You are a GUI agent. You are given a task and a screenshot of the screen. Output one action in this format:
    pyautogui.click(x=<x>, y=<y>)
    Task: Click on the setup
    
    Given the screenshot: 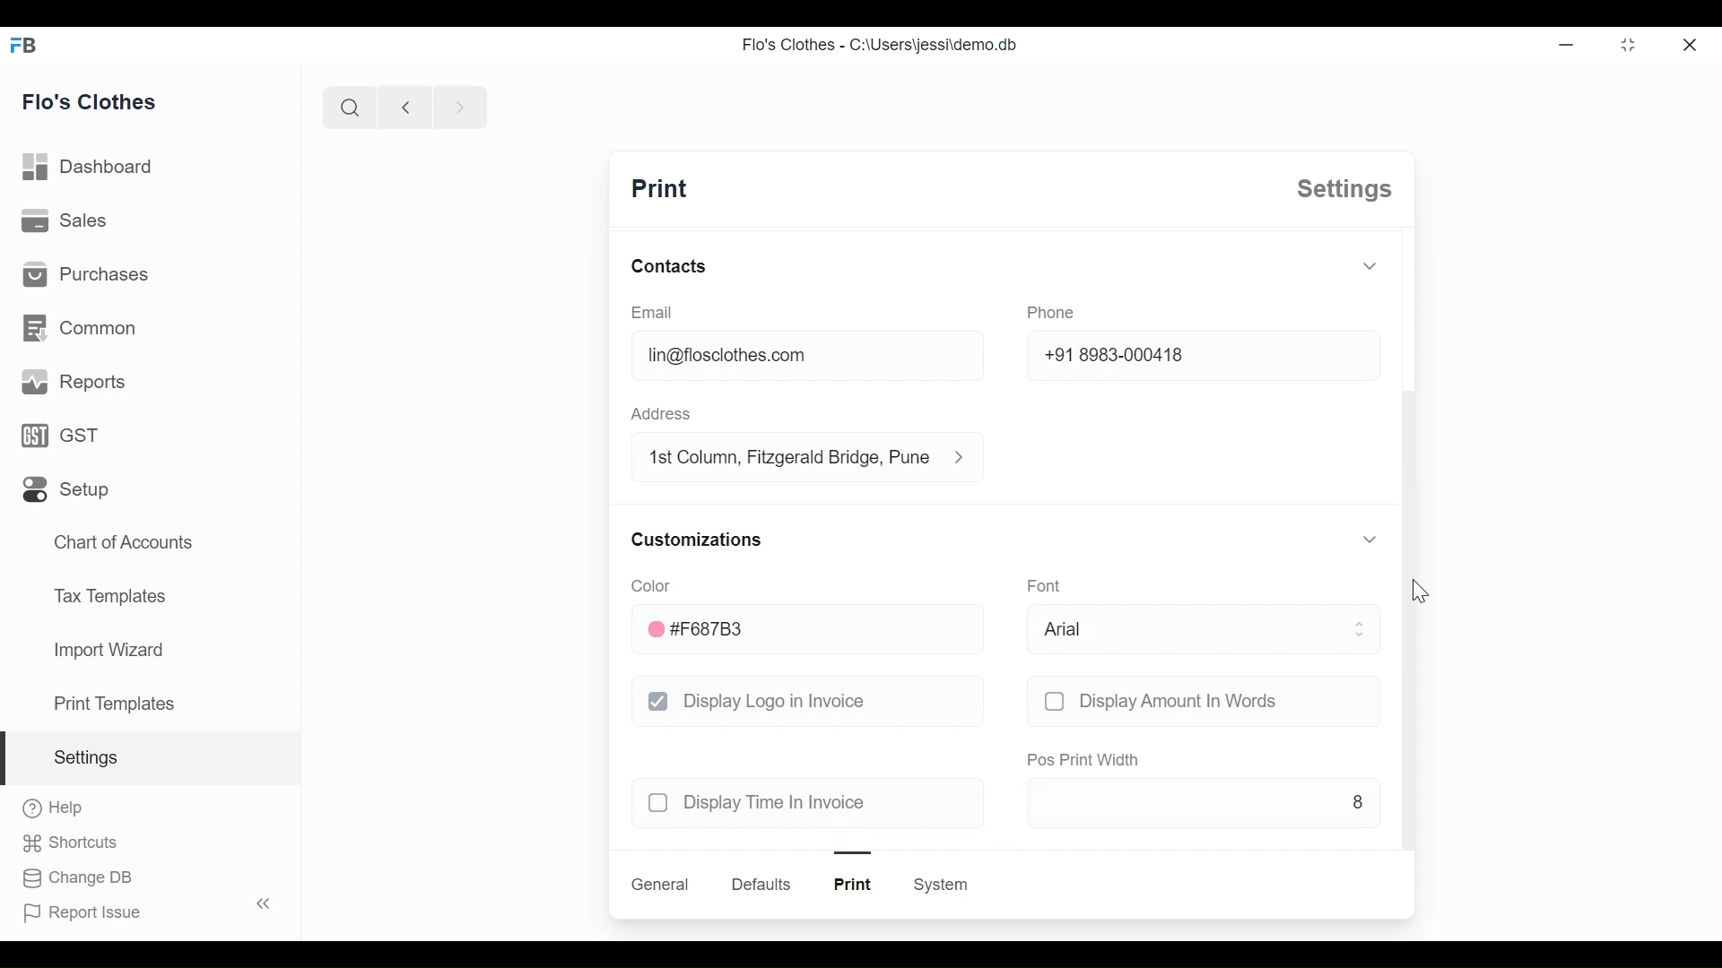 What is the action you would take?
    pyautogui.click(x=66, y=490)
    